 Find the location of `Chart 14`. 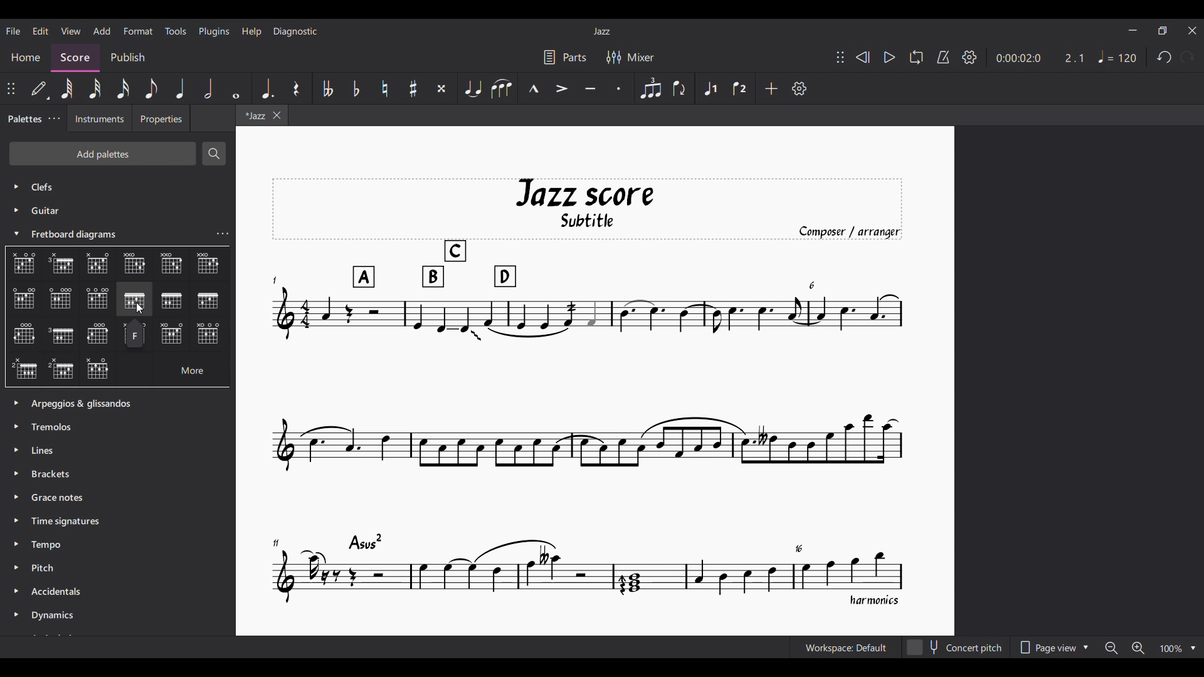

Chart 14 is located at coordinates (98, 335).